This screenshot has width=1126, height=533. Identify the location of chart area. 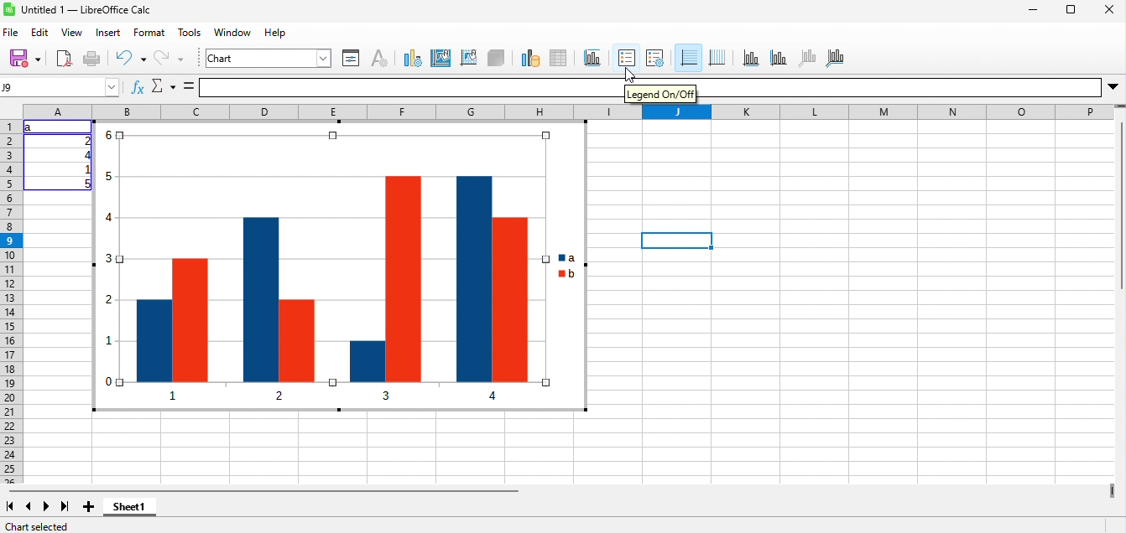
(441, 59).